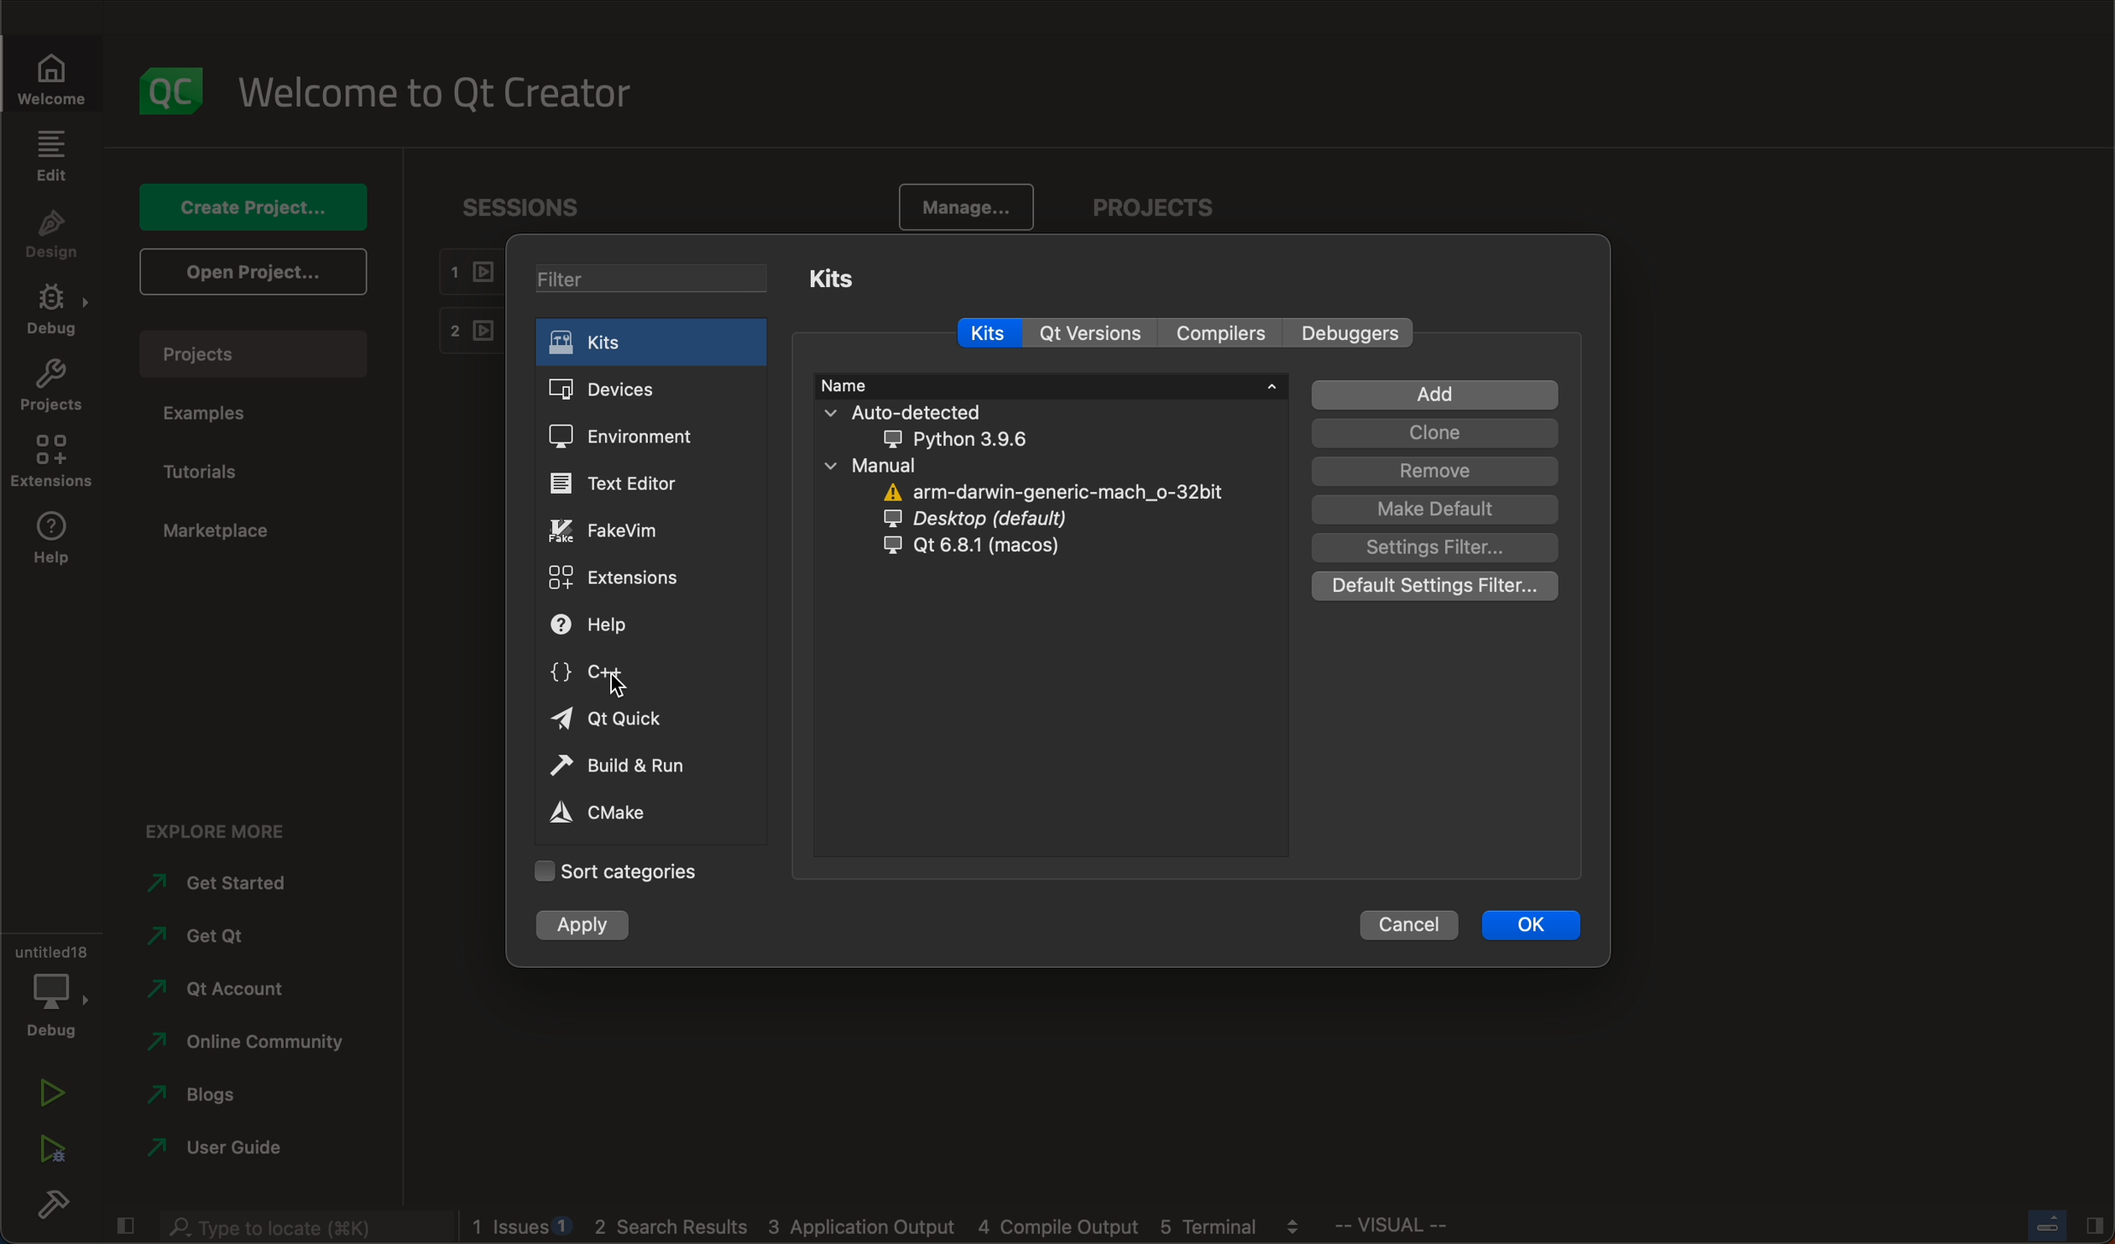 The height and width of the screenshot is (1244, 2115). I want to click on account, so click(218, 989).